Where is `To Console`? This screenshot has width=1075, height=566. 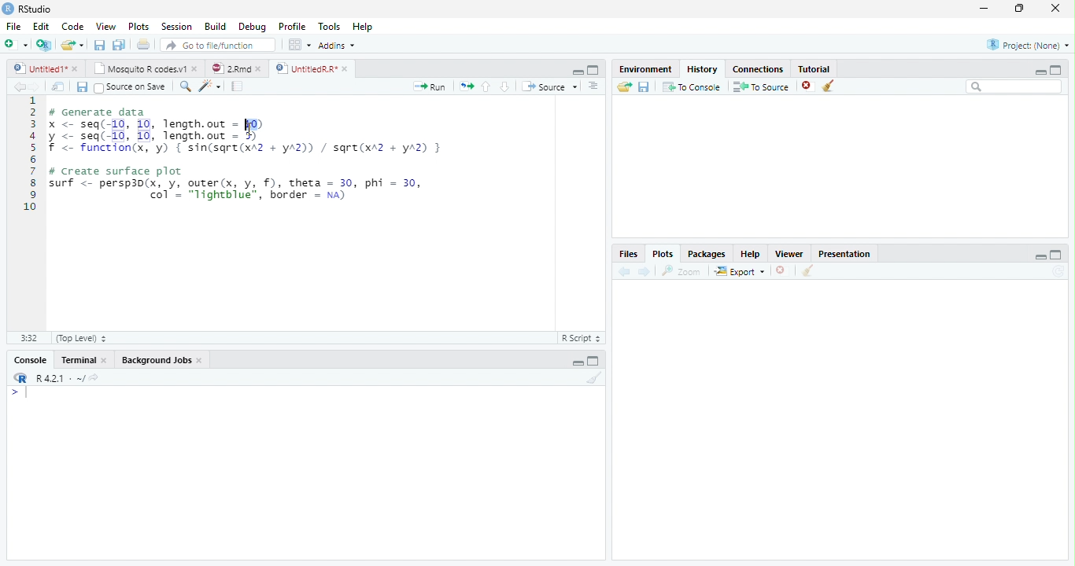
To Console is located at coordinates (692, 86).